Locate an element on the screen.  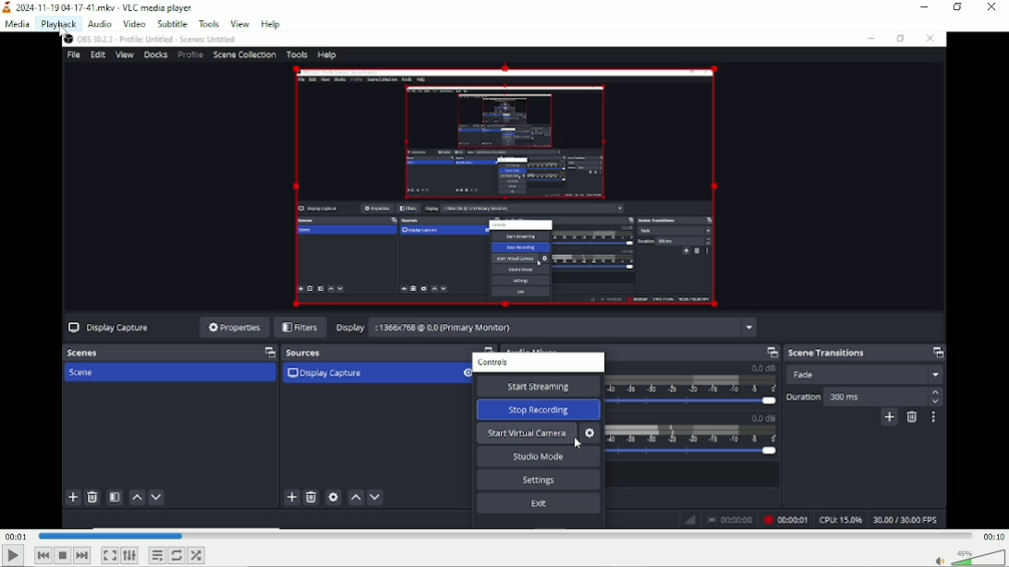
Restore down is located at coordinates (957, 7).